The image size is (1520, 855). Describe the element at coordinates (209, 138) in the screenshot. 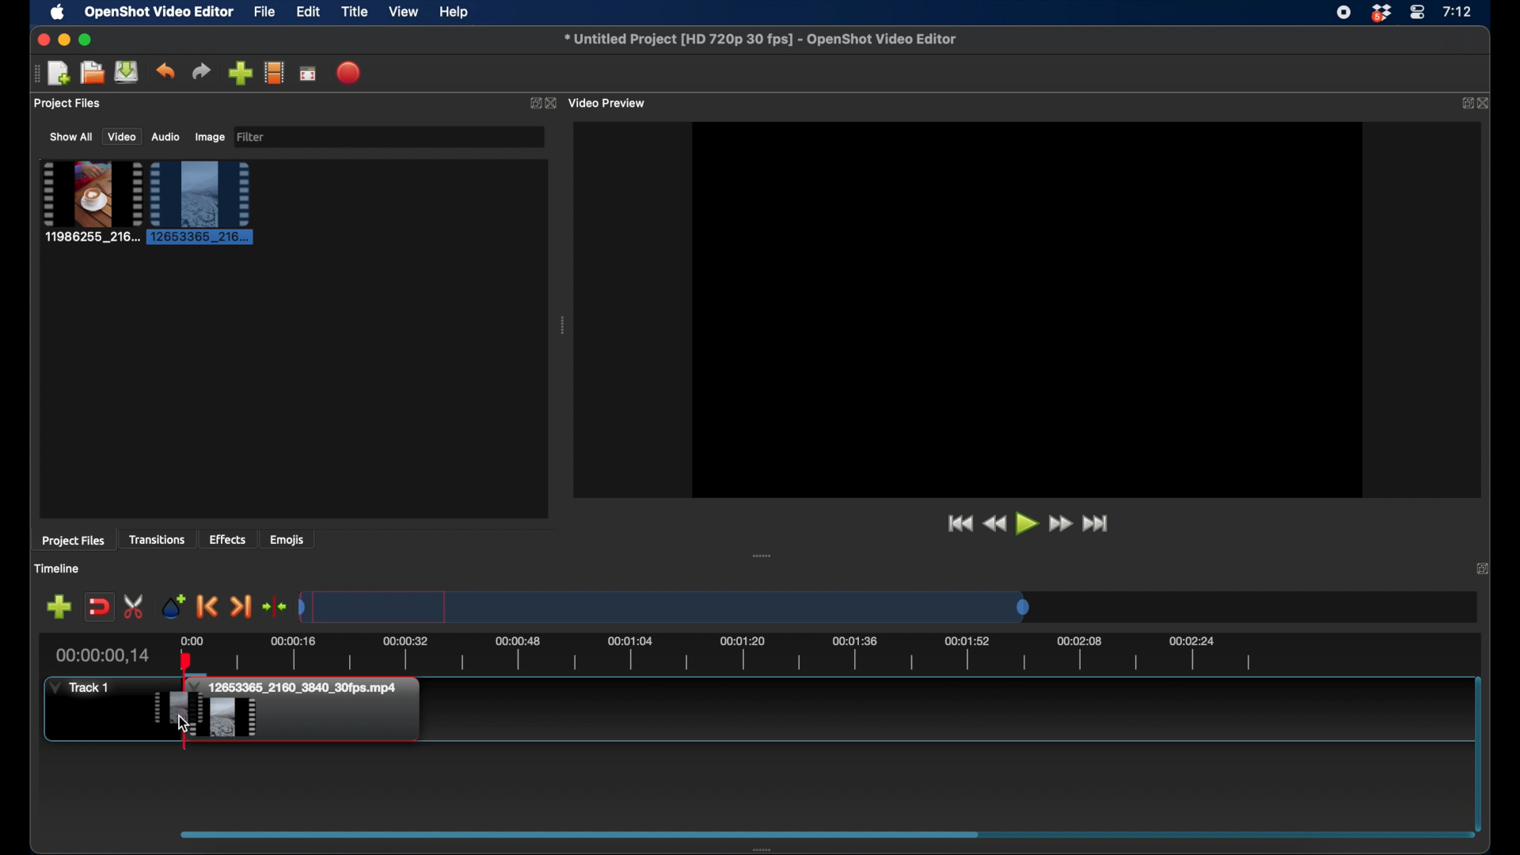

I see `image` at that location.